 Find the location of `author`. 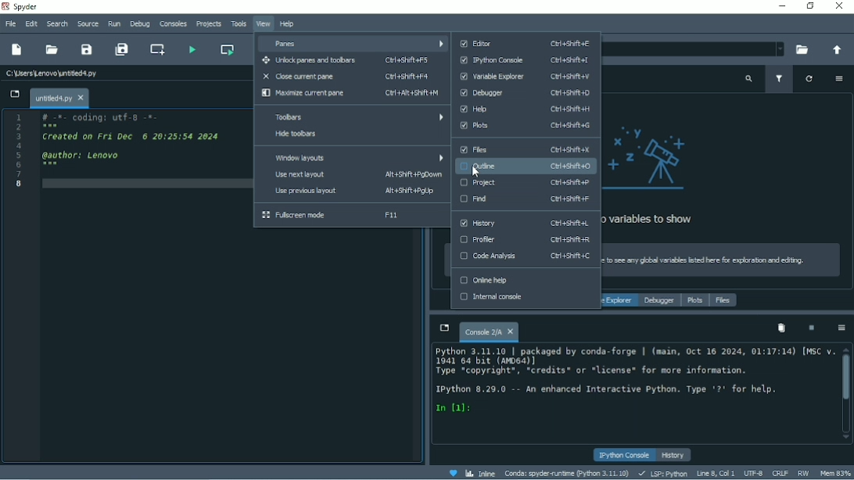

author is located at coordinates (81, 156).